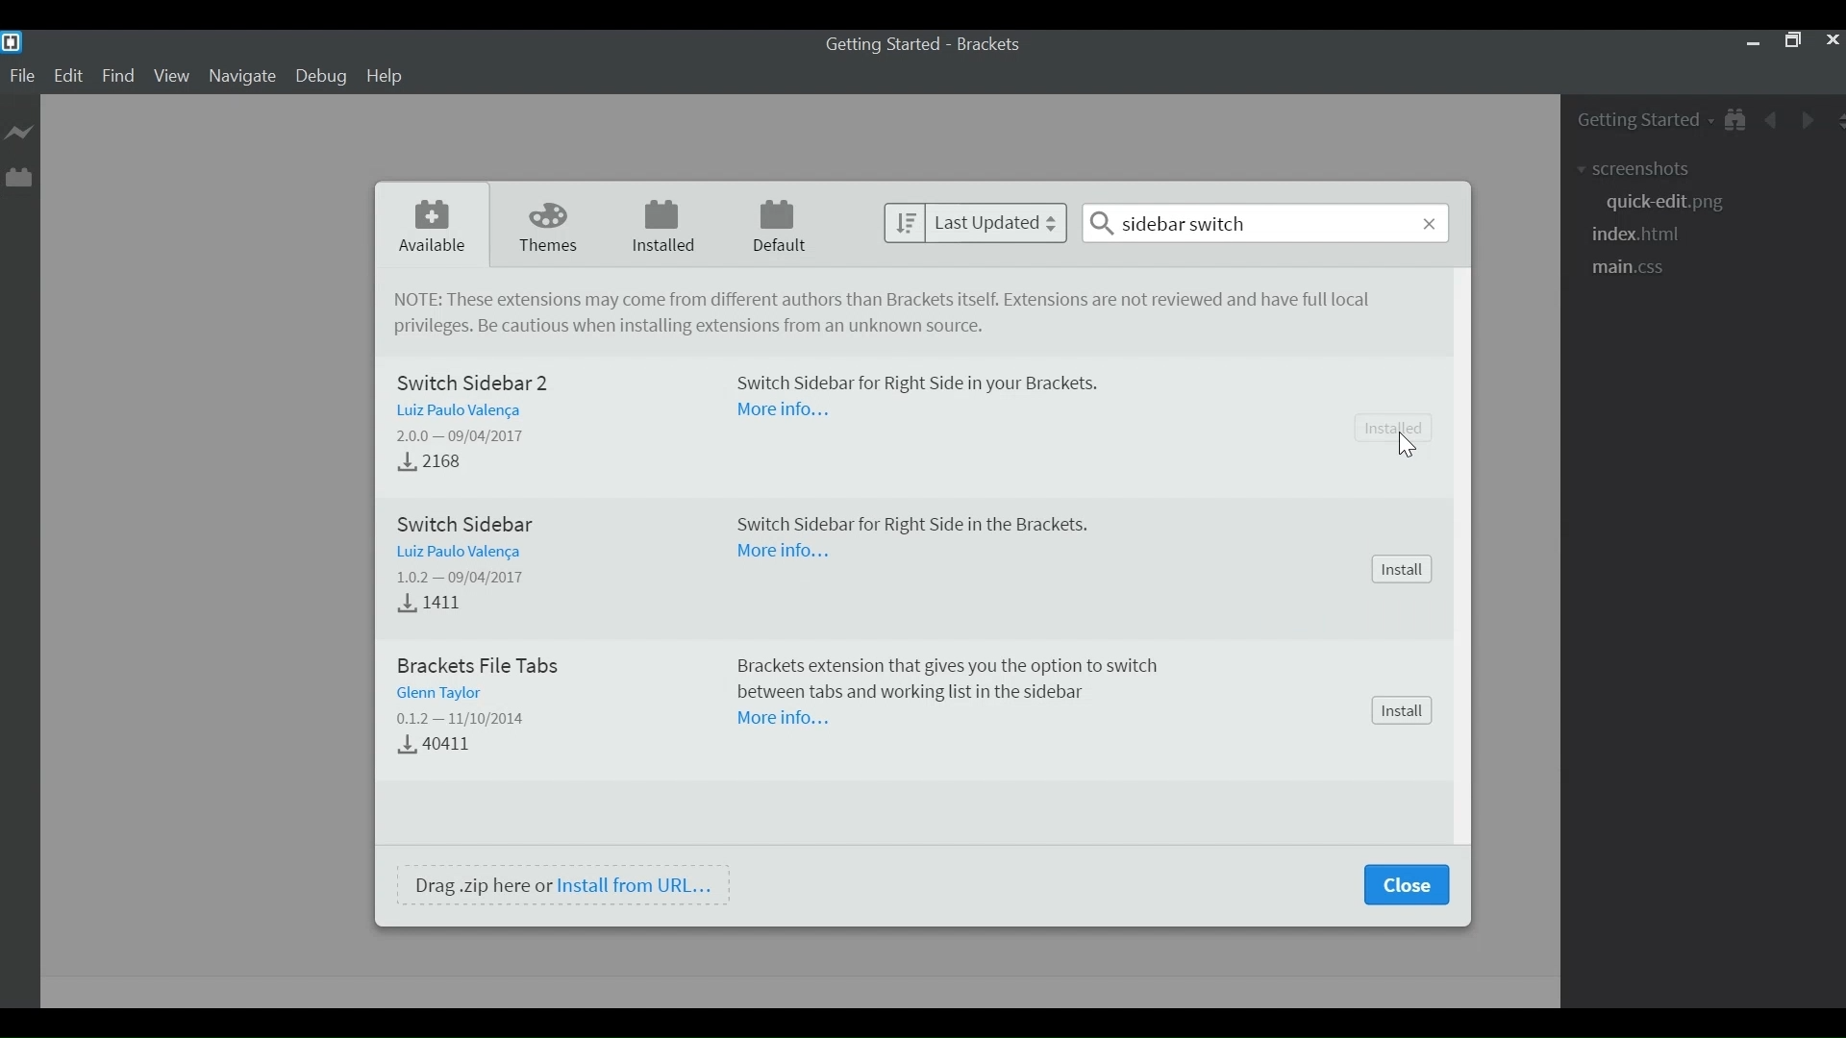 Image resolution: width=1846 pixels, height=1038 pixels. Describe the element at coordinates (781, 228) in the screenshot. I see `Default ` at that location.